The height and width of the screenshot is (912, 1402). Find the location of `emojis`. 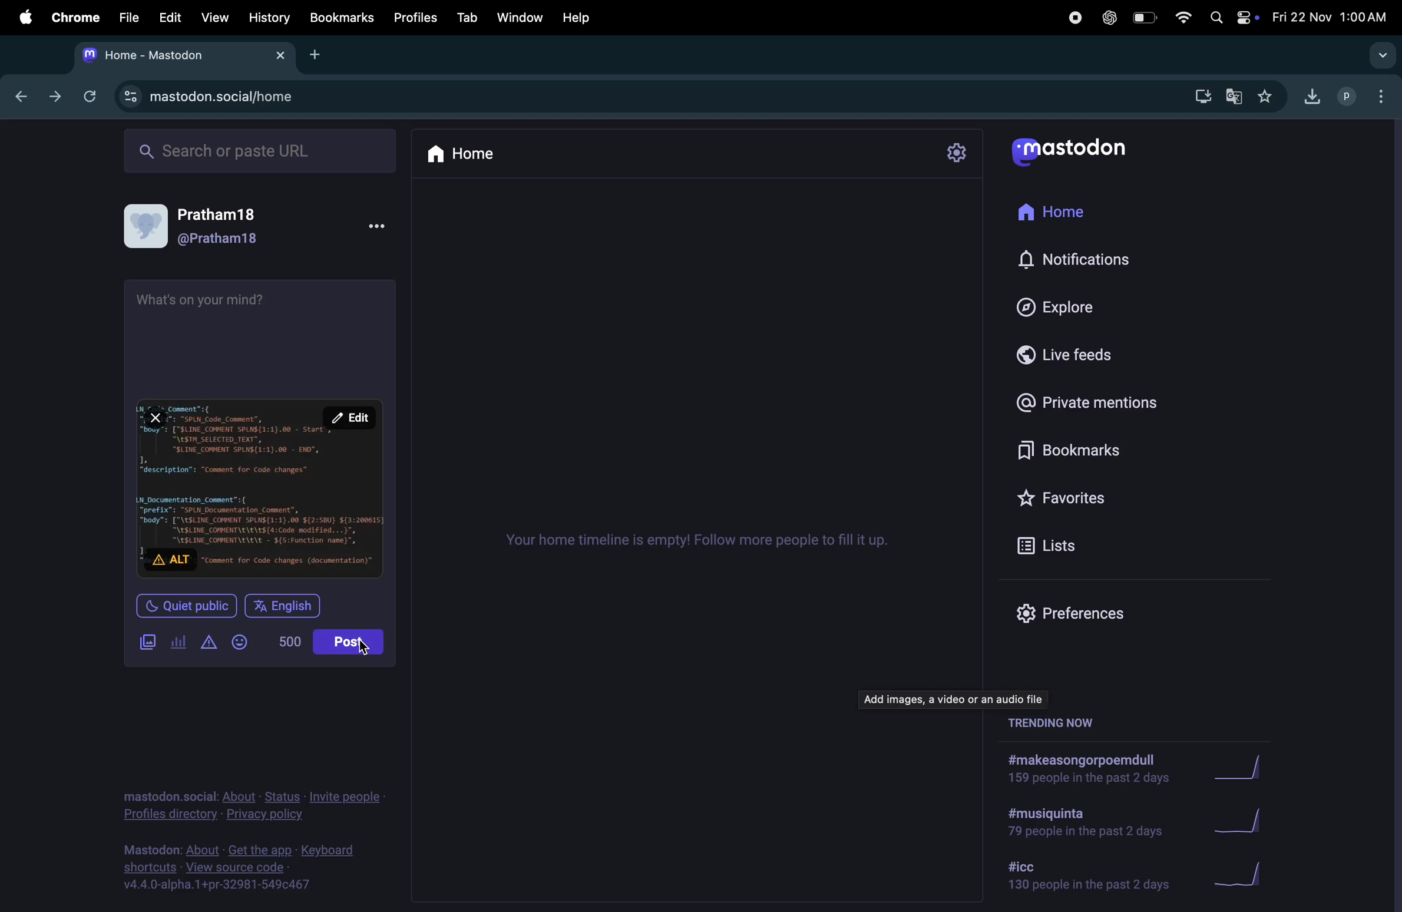

emojis is located at coordinates (243, 645).